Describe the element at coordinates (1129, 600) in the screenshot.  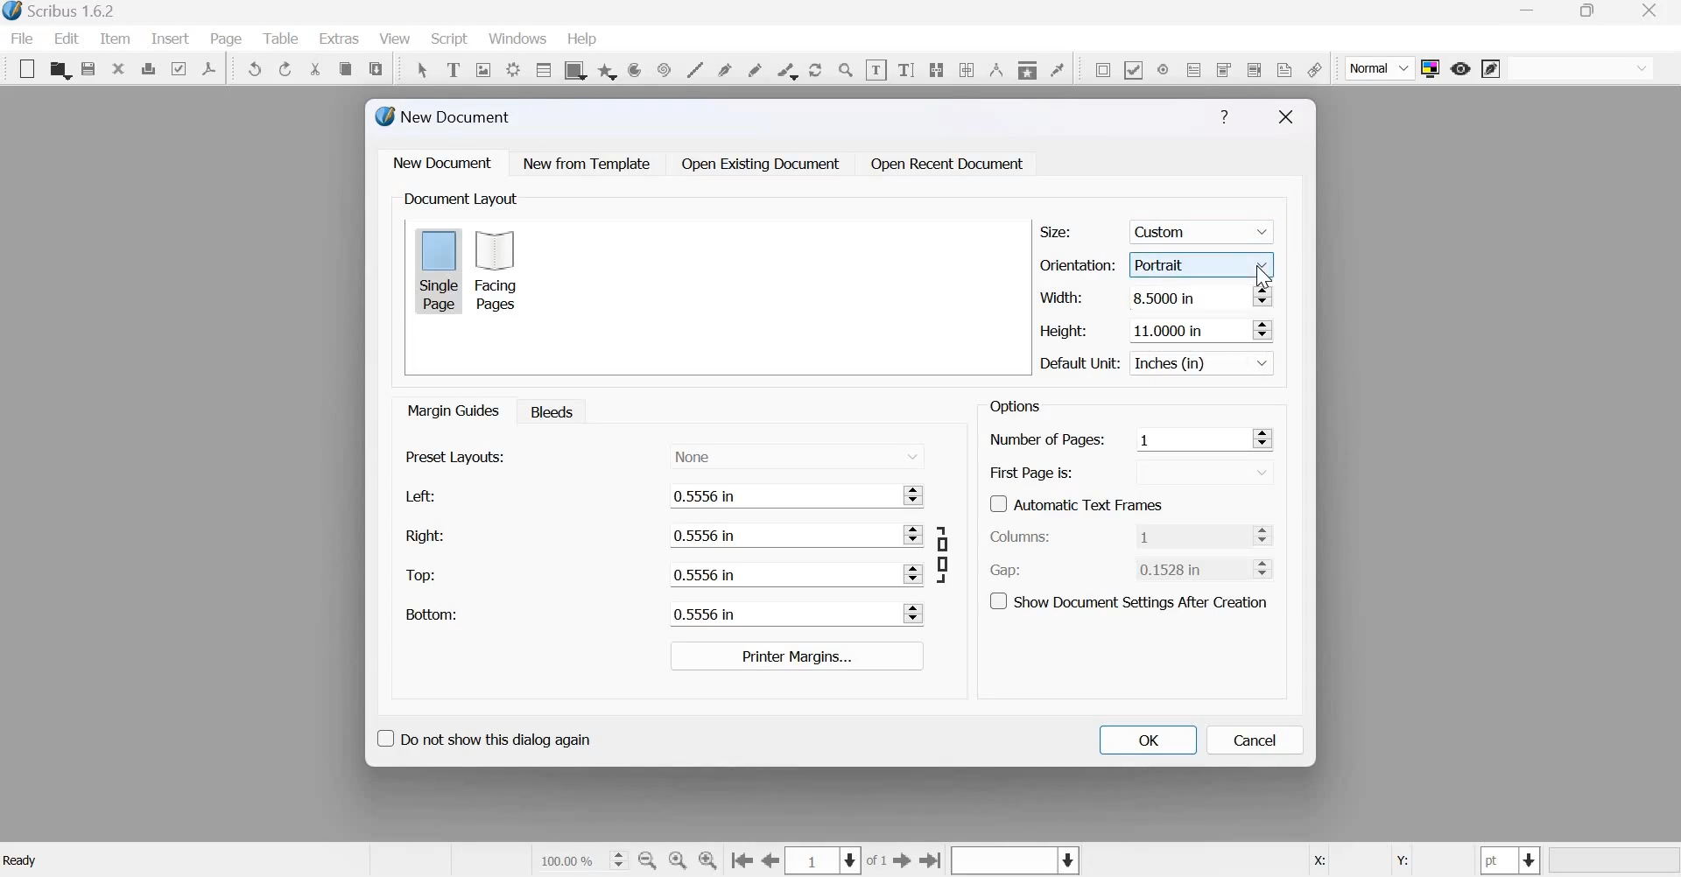
I see `Show document settings after creation` at that location.